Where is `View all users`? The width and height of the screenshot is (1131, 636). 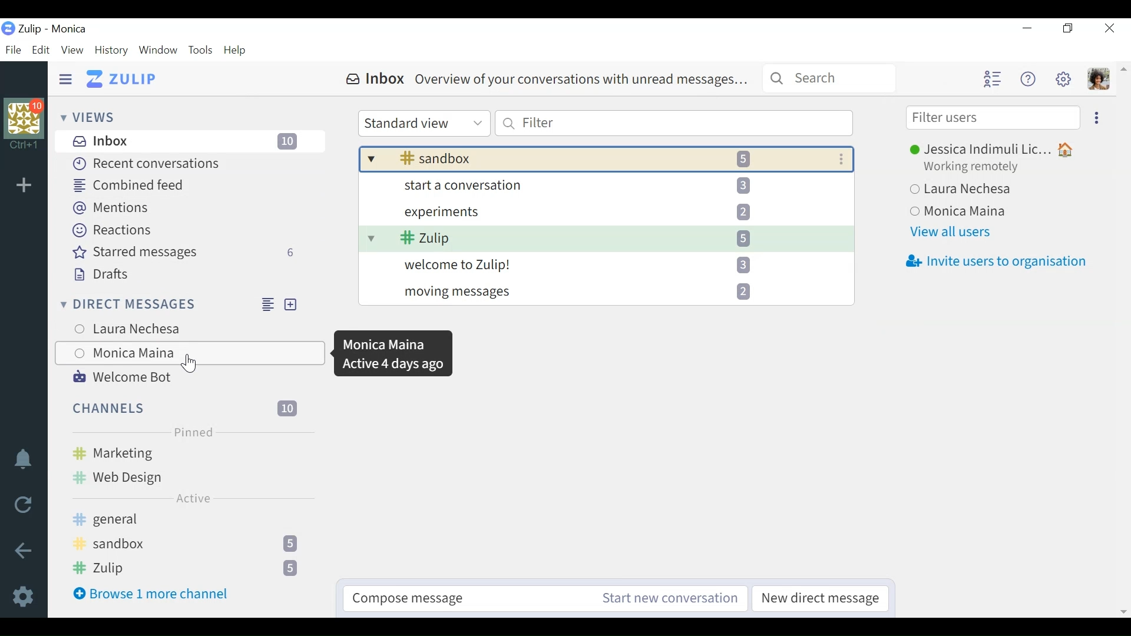
View all users is located at coordinates (952, 233).